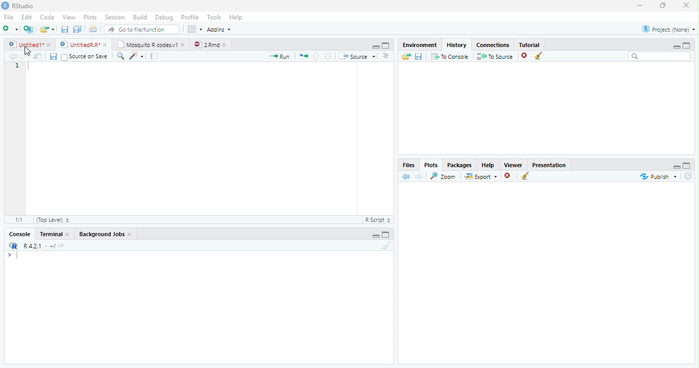 Image resolution: width=699 pixels, height=368 pixels. Describe the element at coordinates (47, 29) in the screenshot. I see `Open an existing file` at that location.